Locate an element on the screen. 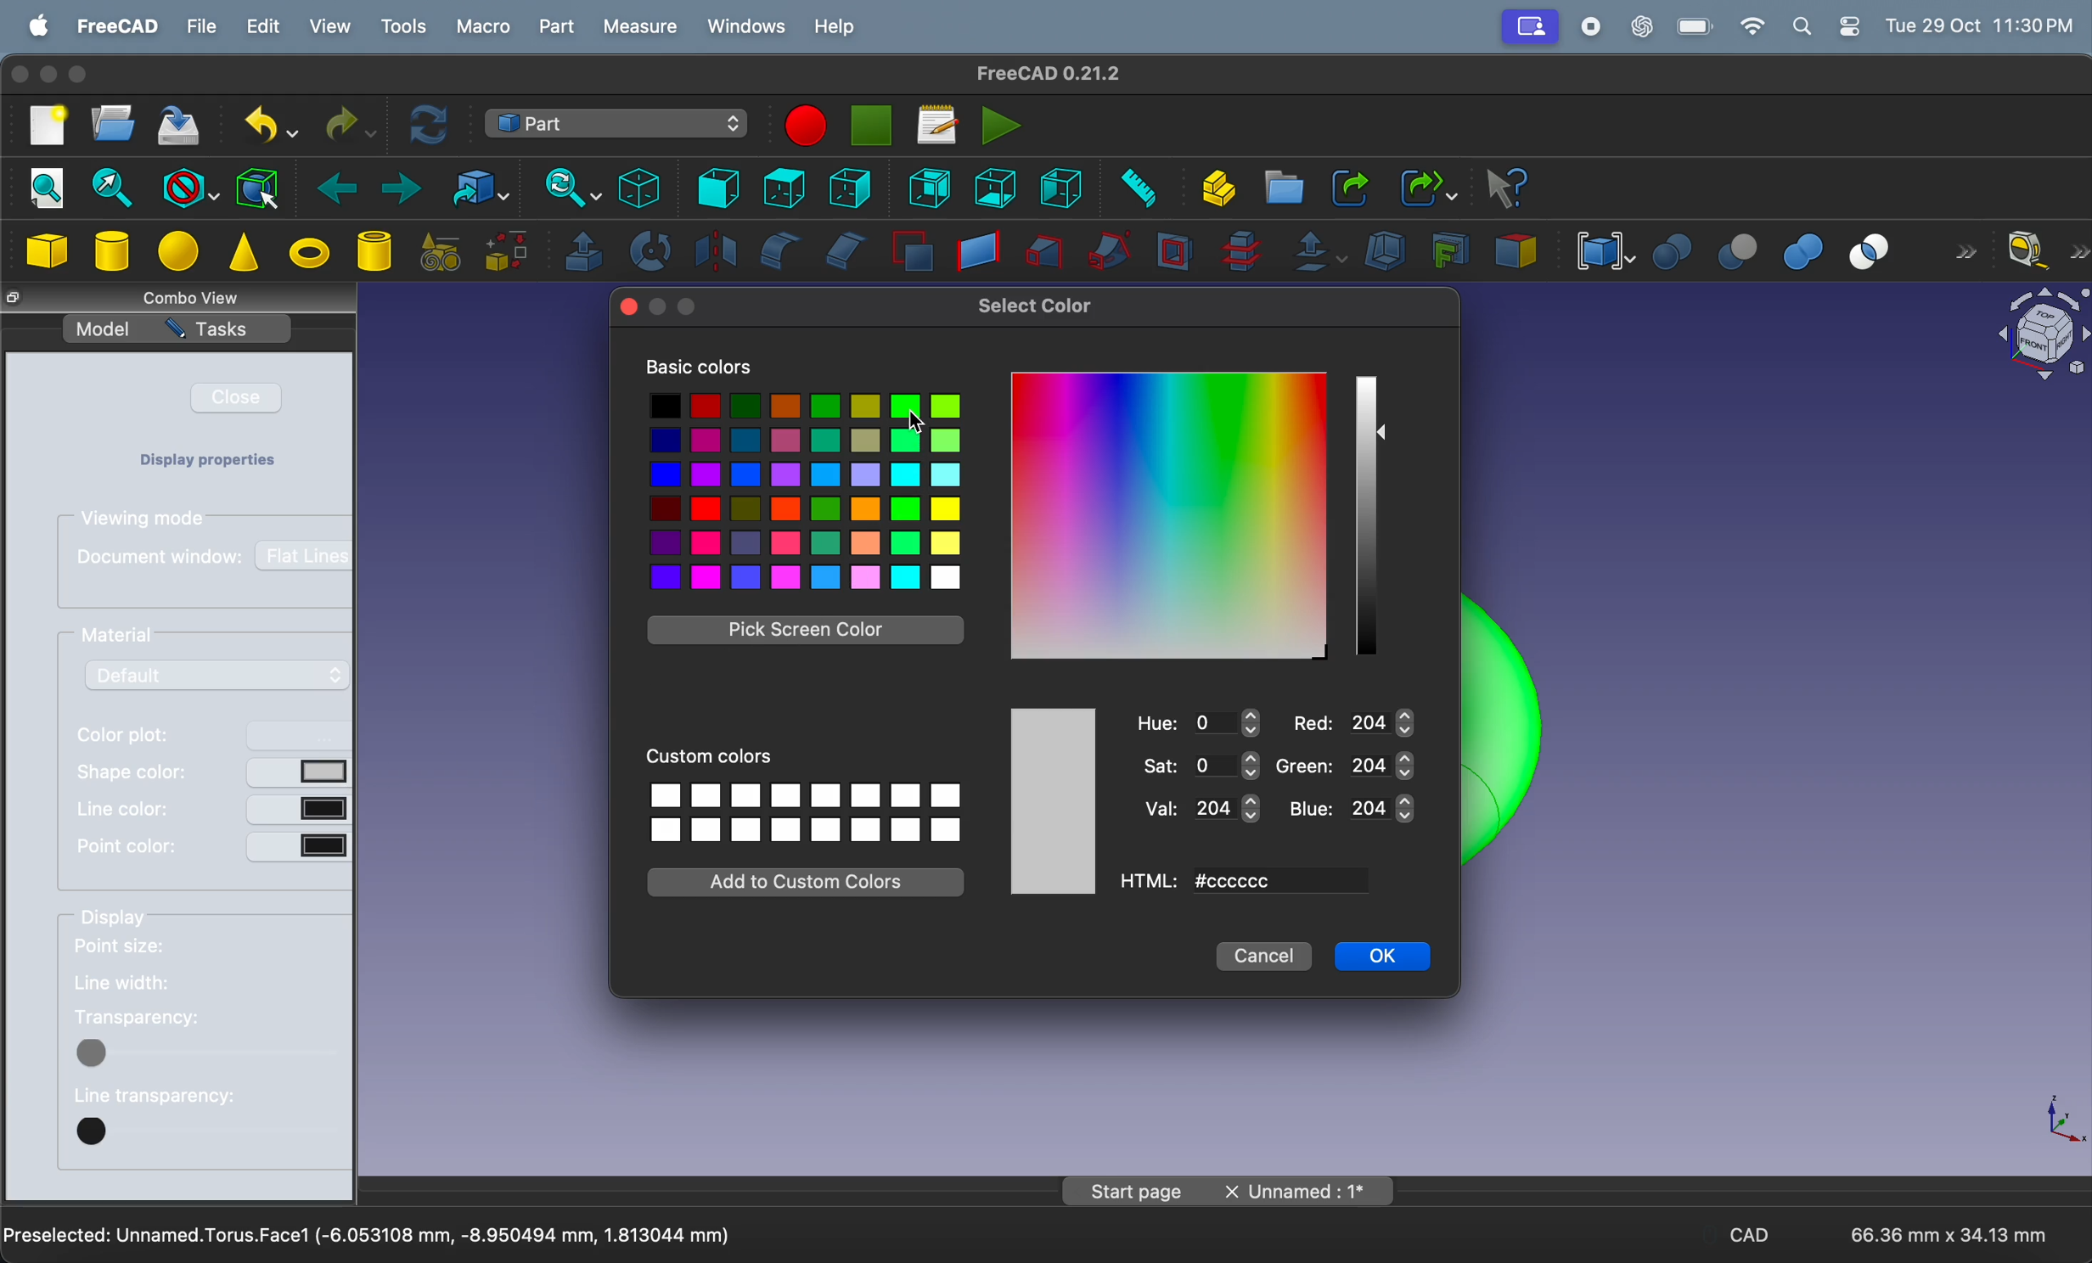 The width and height of the screenshot is (2092, 1263). model is located at coordinates (103, 328).